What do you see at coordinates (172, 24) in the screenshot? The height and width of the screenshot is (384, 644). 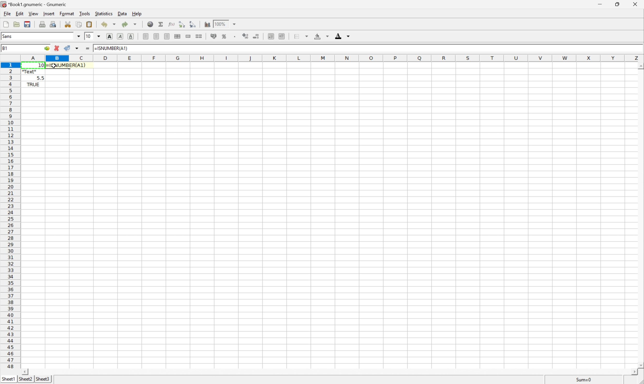 I see `Edit function in current cell` at bounding box center [172, 24].